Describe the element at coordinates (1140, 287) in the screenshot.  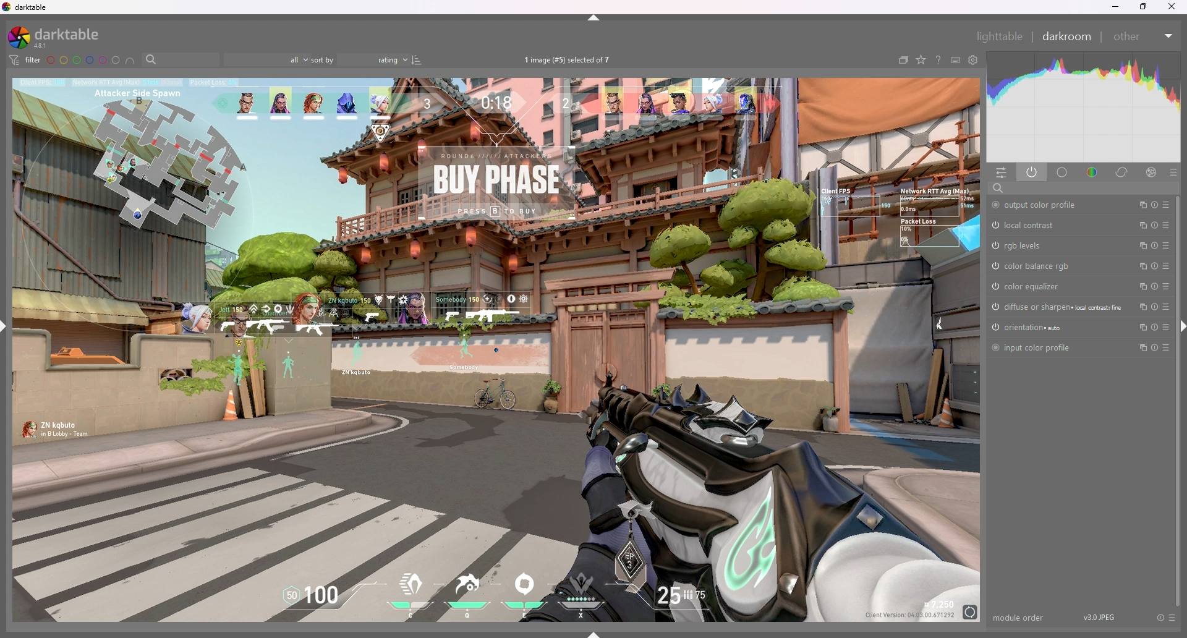
I see `multiple instances actions` at that location.